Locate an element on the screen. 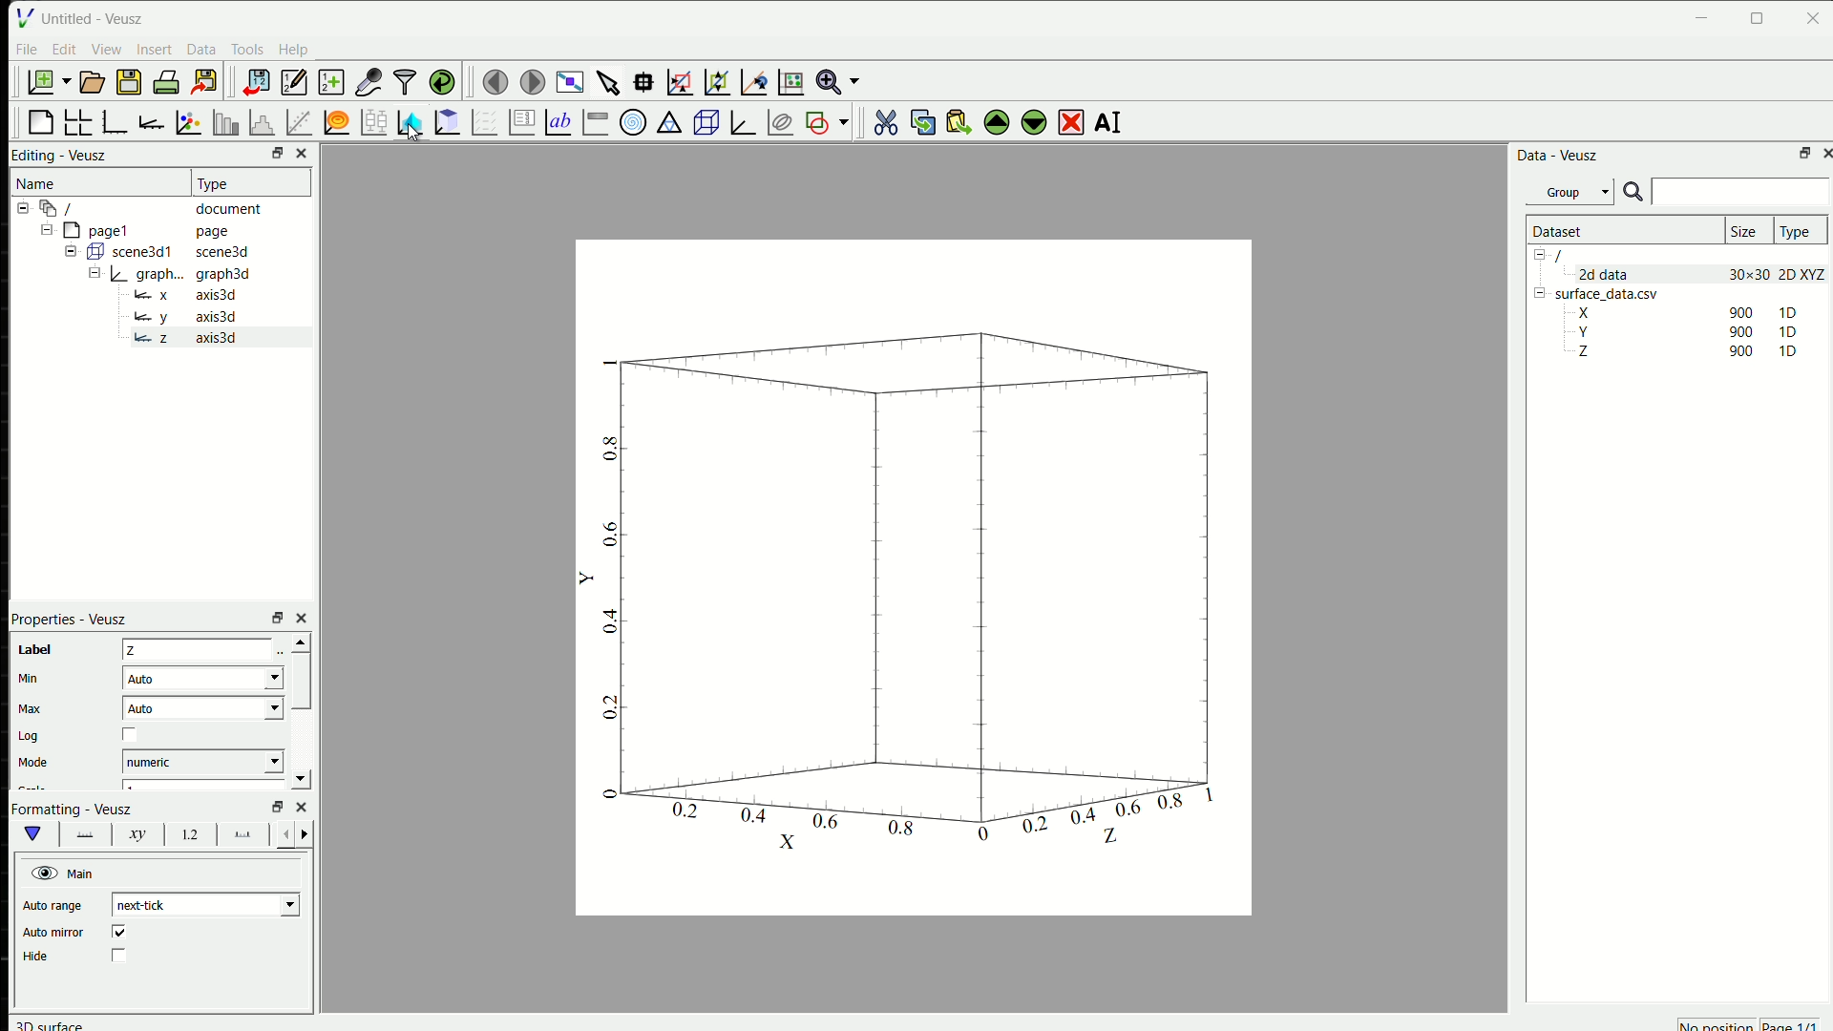 This screenshot has width=1833, height=1031. Edit is located at coordinates (65, 49).